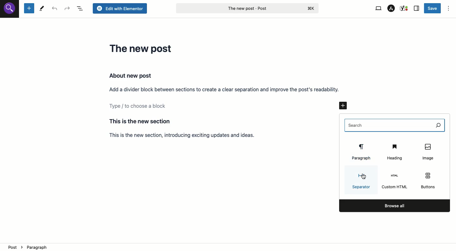 Image resolution: width=456 pixels, height=251 pixels. What do you see at coordinates (345, 105) in the screenshot?
I see `Add new block` at bounding box center [345, 105].